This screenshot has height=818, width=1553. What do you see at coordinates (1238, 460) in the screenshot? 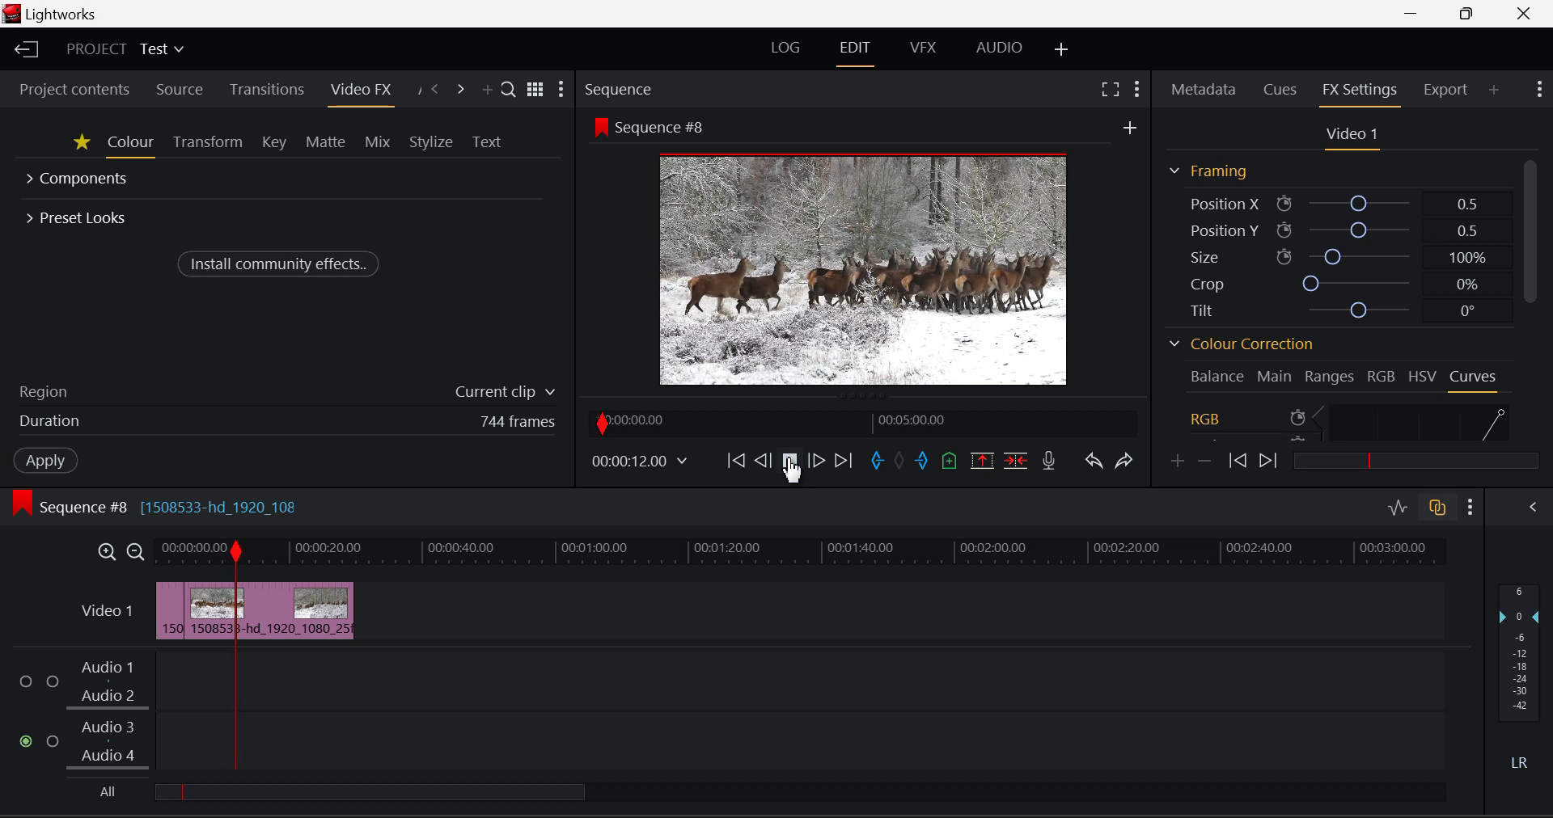
I see `Previous keyframe` at bounding box center [1238, 460].